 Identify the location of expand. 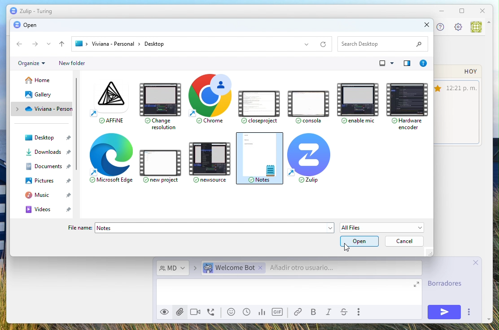
(417, 286).